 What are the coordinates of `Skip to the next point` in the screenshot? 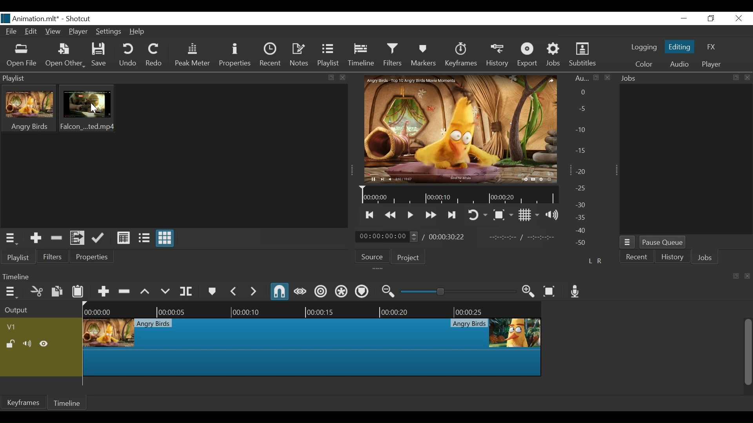 It's located at (453, 216).